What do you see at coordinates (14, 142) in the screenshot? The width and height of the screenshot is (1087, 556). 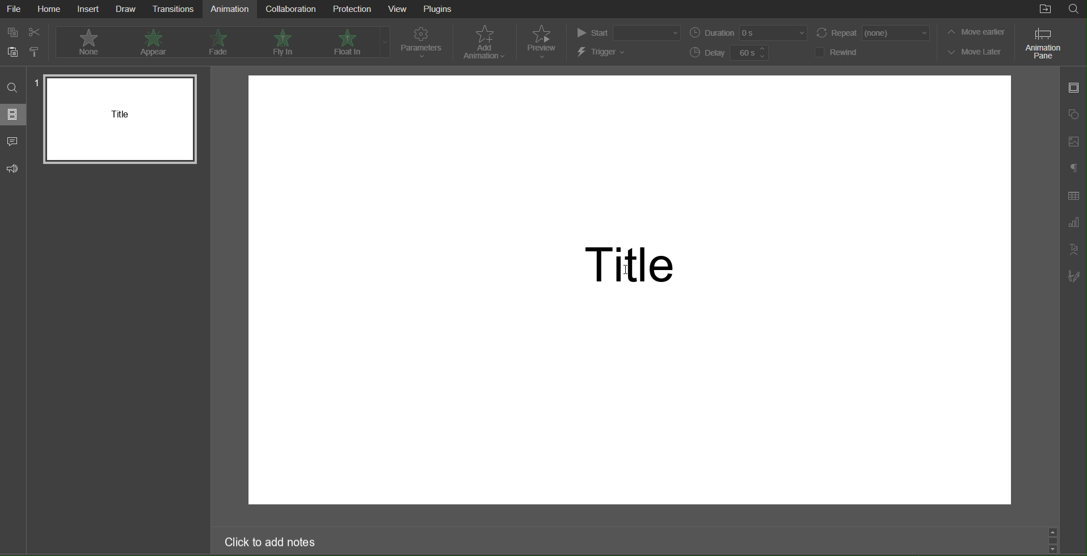 I see `Comments` at bounding box center [14, 142].